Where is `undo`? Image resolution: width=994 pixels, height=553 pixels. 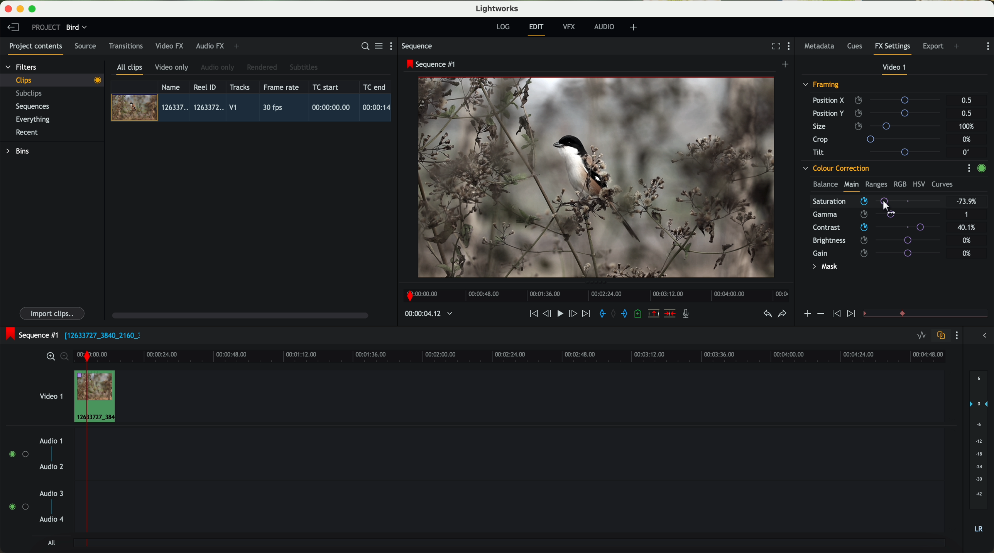
undo is located at coordinates (767, 314).